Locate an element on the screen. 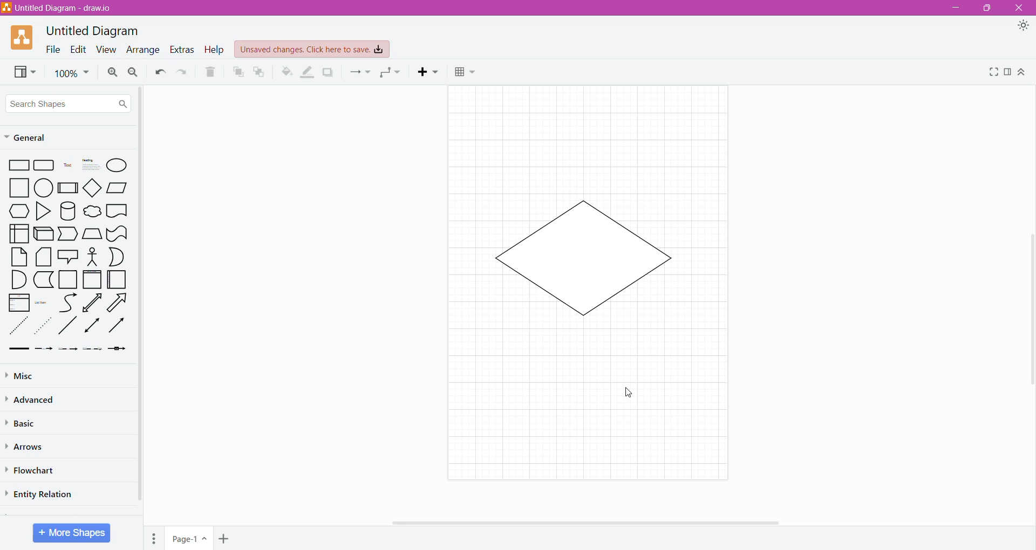 Image resolution: width=1036 pixels, height=550 pixels. Minimize is located at coordinates (955, 8).